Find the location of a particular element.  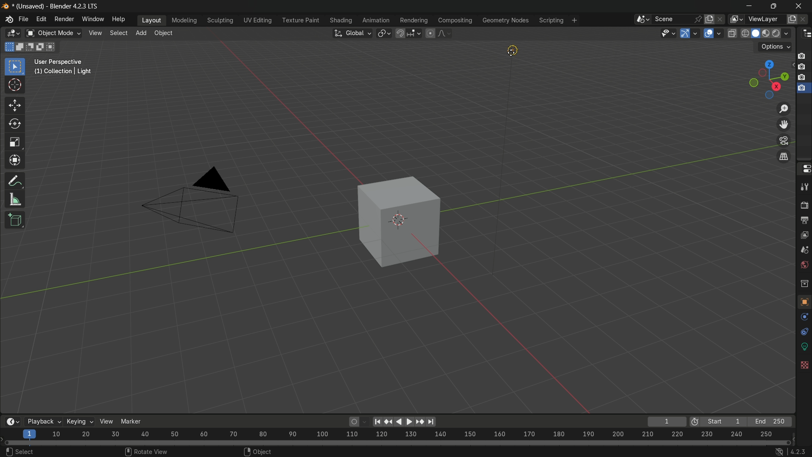

transformation orientation is located at coordinates (353, 33).